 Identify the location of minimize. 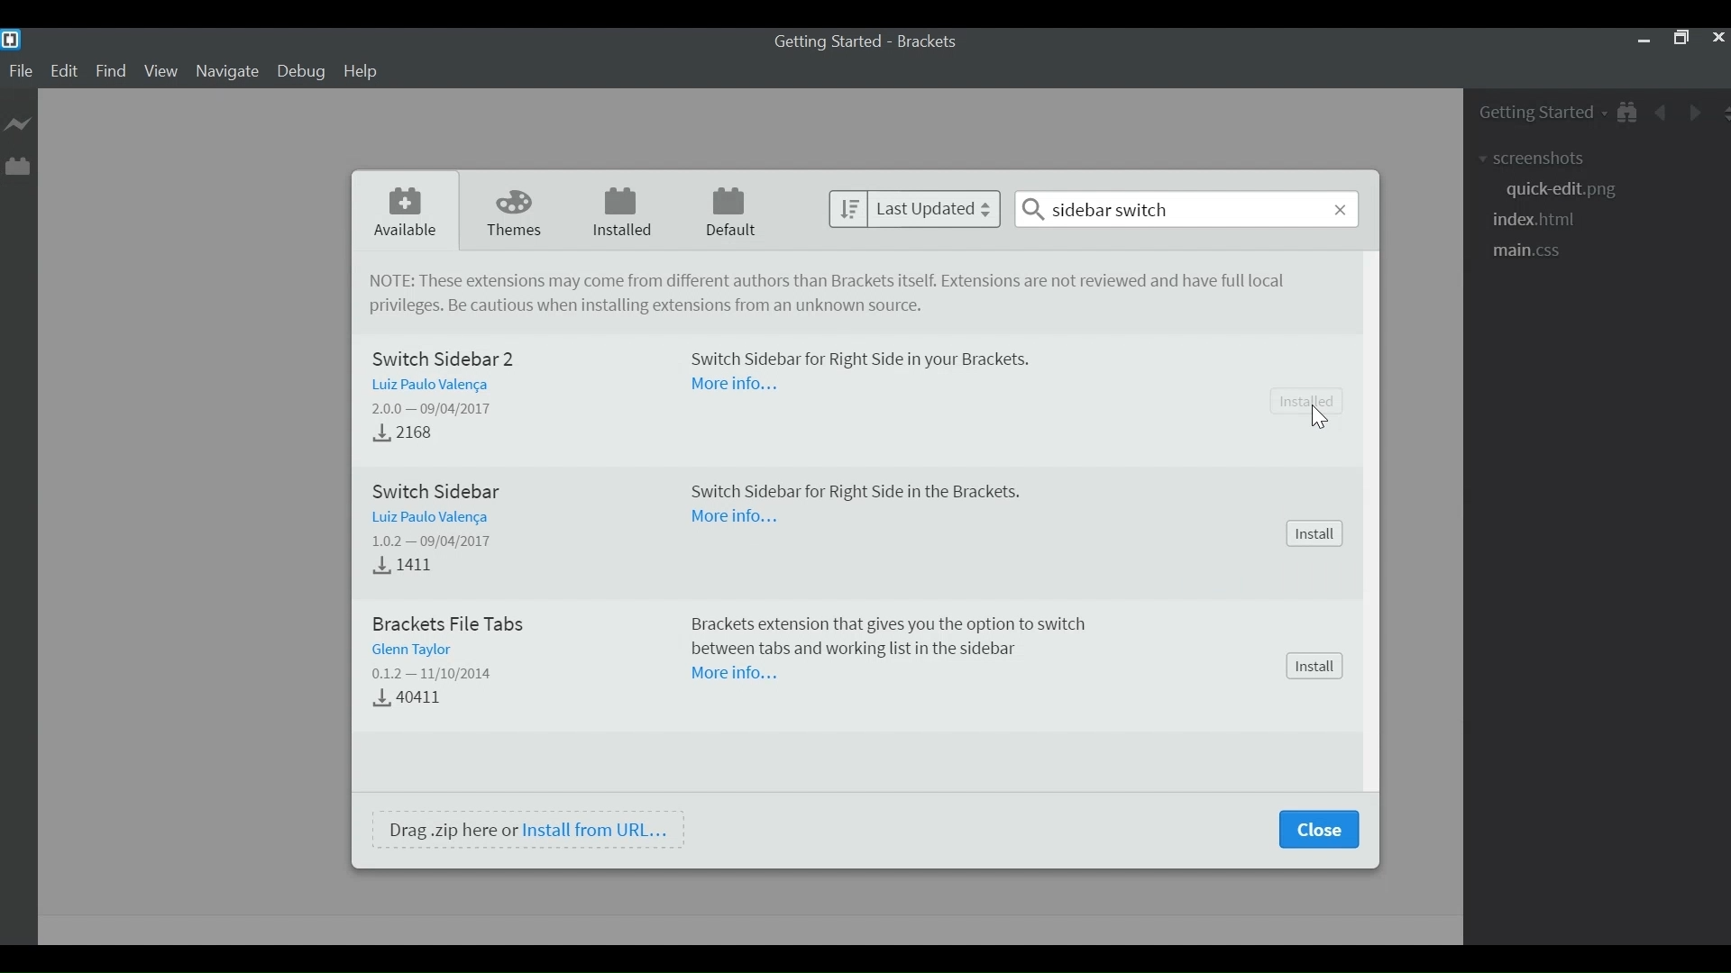
(1643, 40).